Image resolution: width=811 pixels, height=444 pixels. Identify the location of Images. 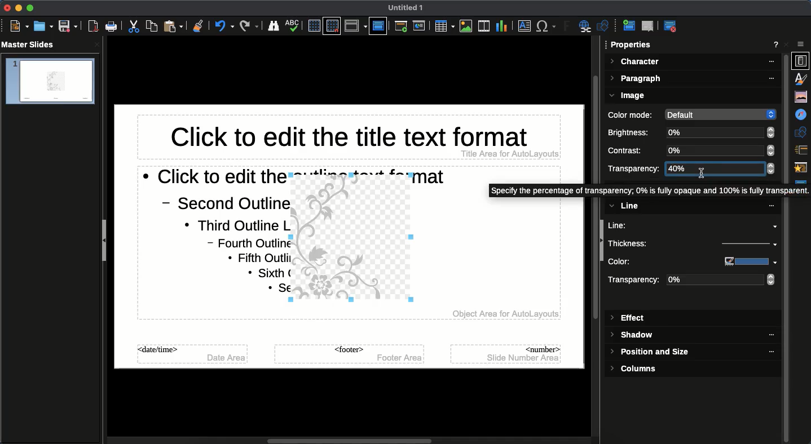
(466, 26).